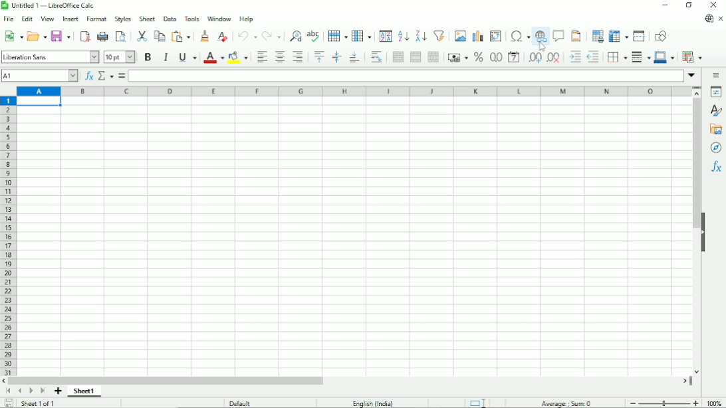 The width and height of the screenshot is (726, 408). I want to click on Border color, so click(664, 58).